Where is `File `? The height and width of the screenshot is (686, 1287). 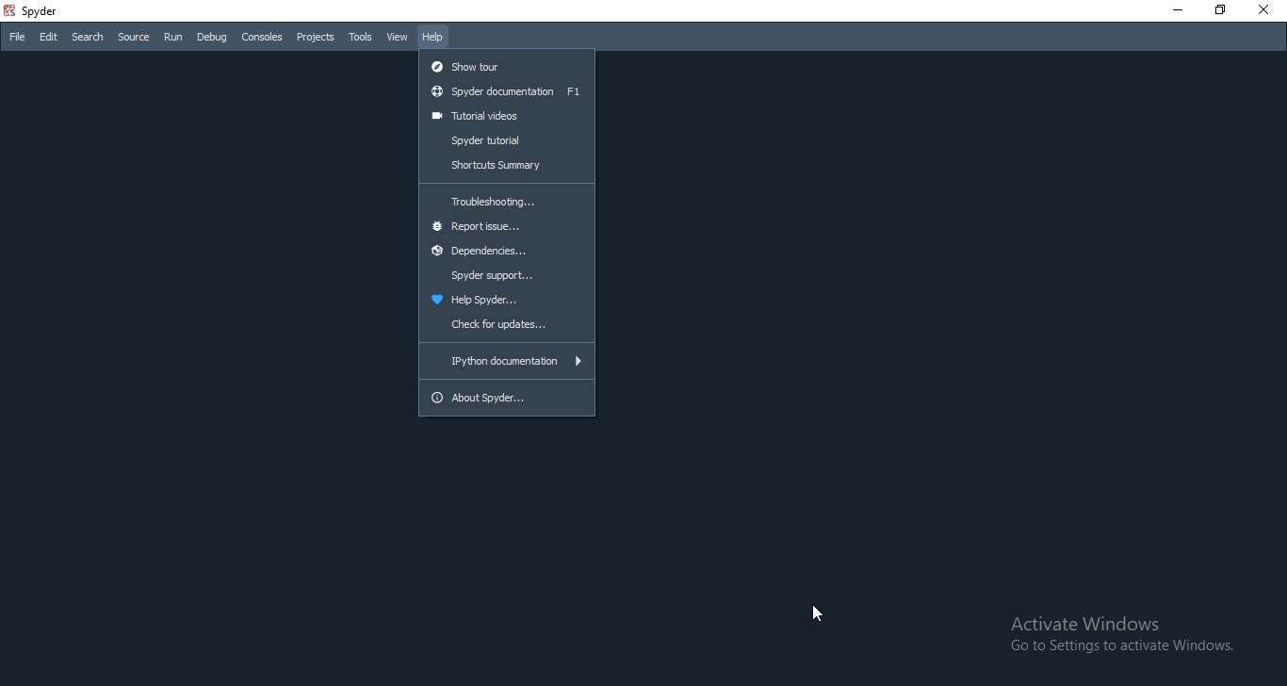 File  is located at coordinates (15, 37).